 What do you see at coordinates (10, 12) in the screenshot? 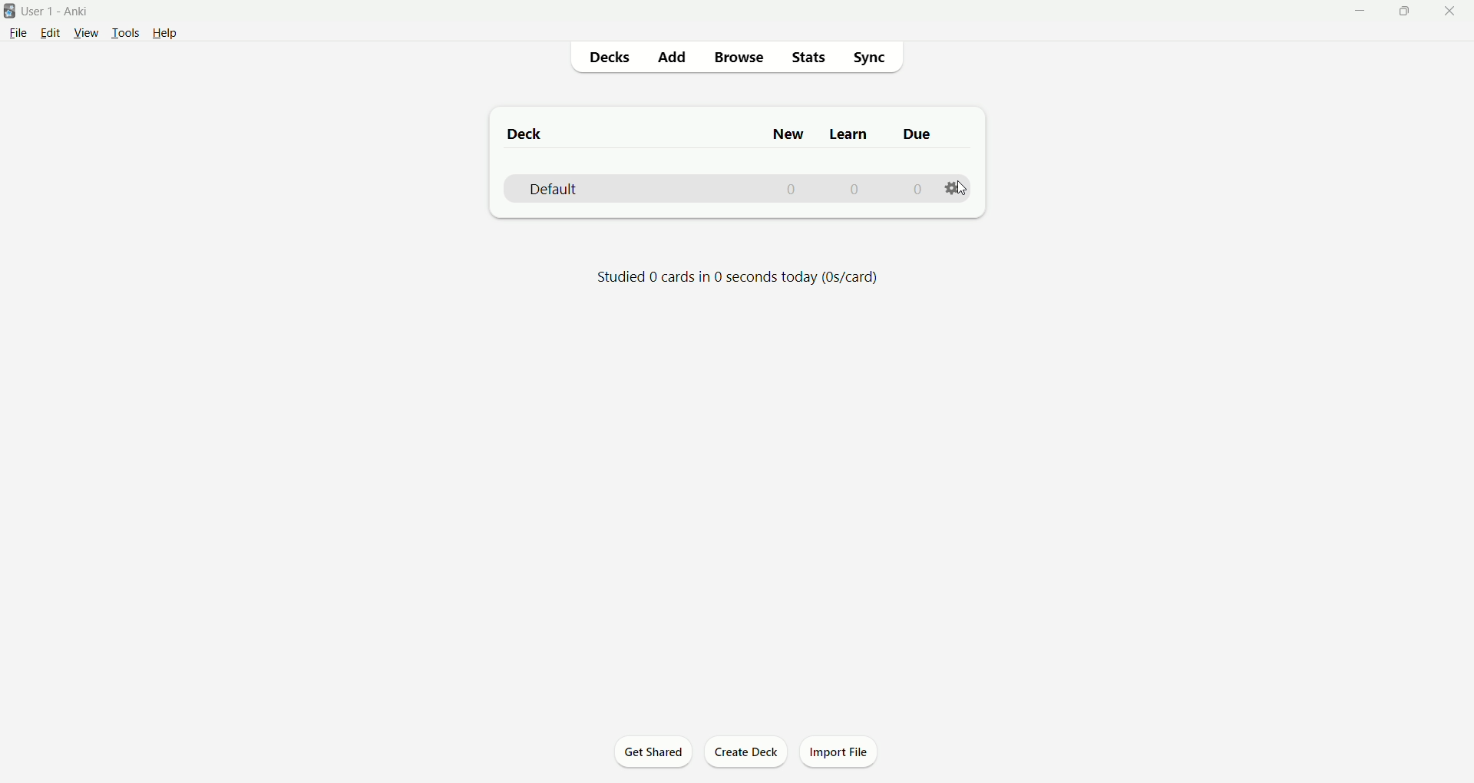
I see `logo` at bounding box center [10, 12].